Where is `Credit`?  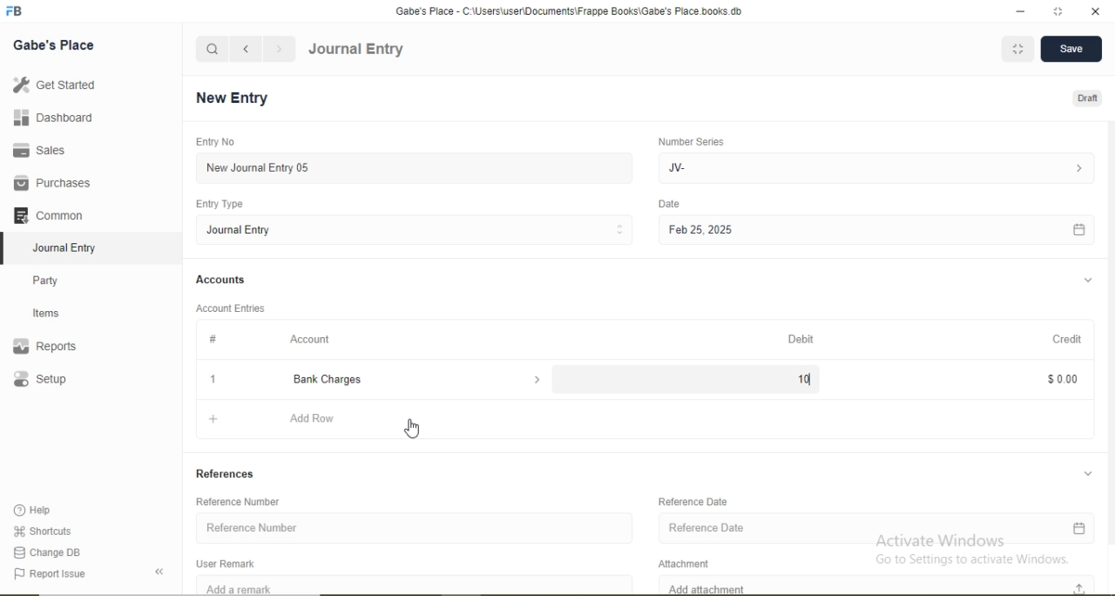 Credit is located at coordinates (1062, 338).